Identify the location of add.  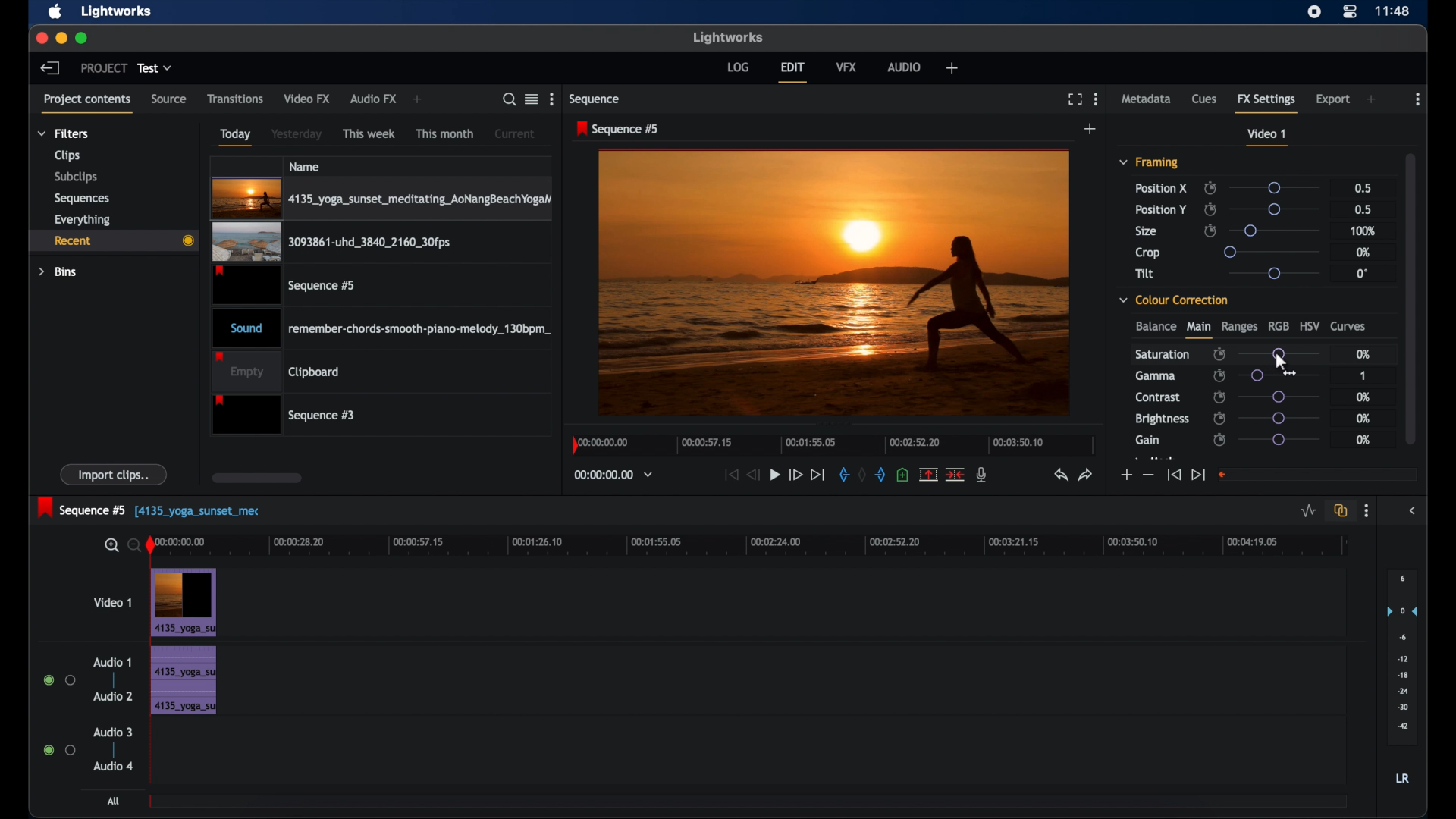
(419, 100).